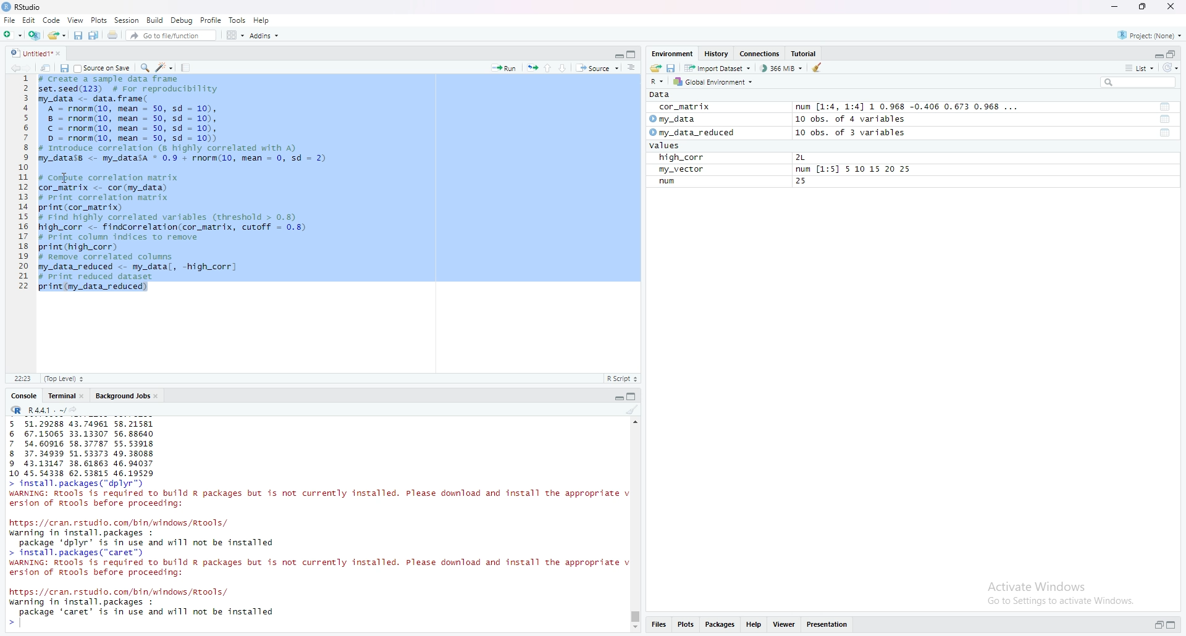 The width and height of the screenshot is (1186, 636). Describe the element at coordinates (237, 36) in the screenshot. I see `Grid` at that location.